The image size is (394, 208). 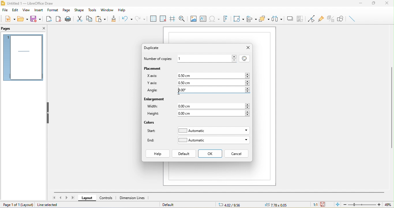 I want to click on title, so click(x=27, y=3).